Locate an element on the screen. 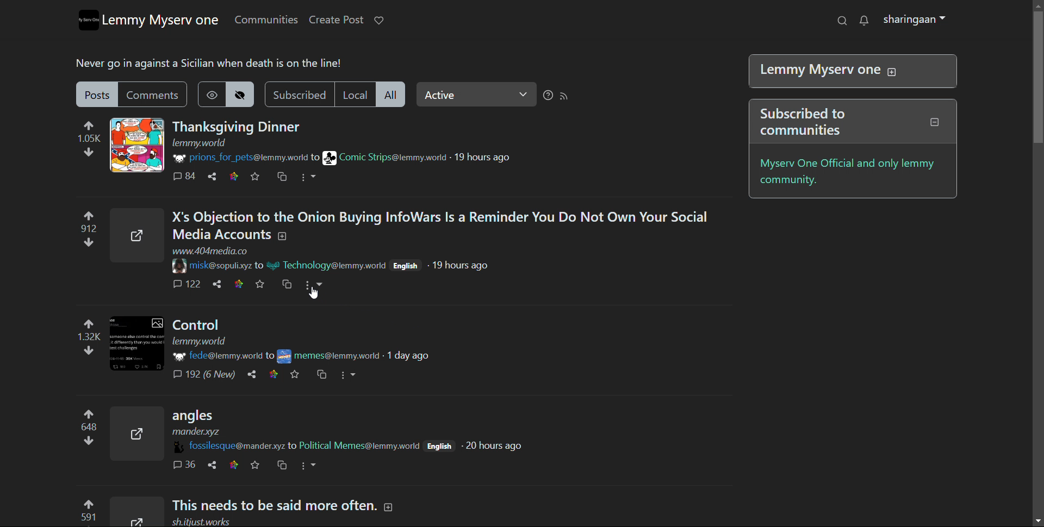 This screenshot has width=1044, height=527. username is located at coordinates (228, 446).